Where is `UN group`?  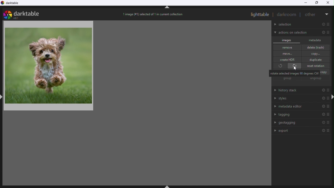
UN group is located at coordinates (317, 79).